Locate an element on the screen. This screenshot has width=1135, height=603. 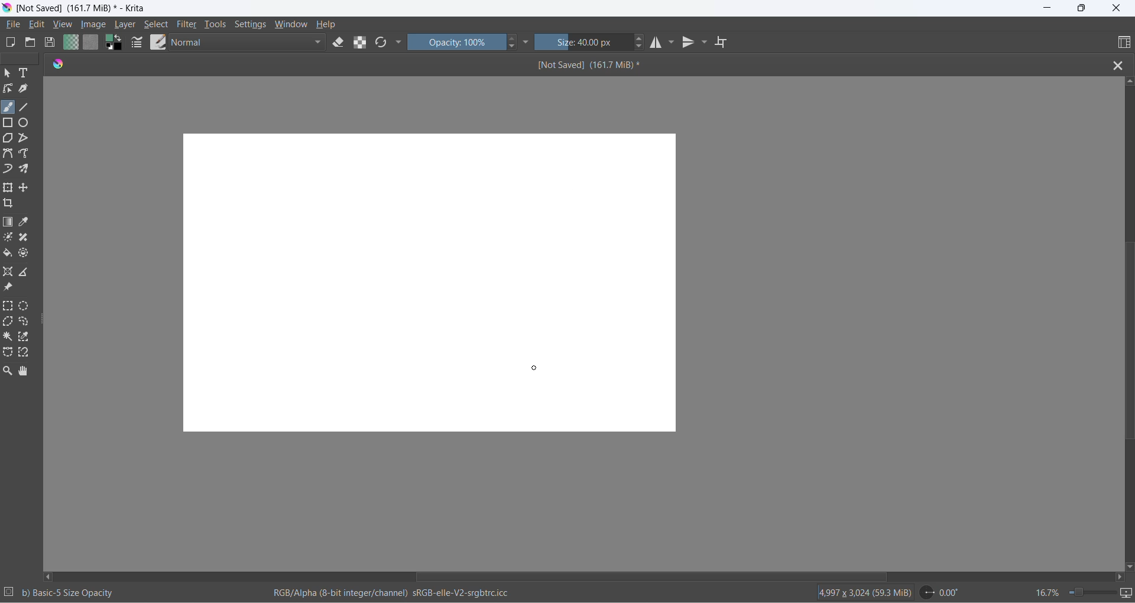
choose workspace is located at coordinates (1122, 43).